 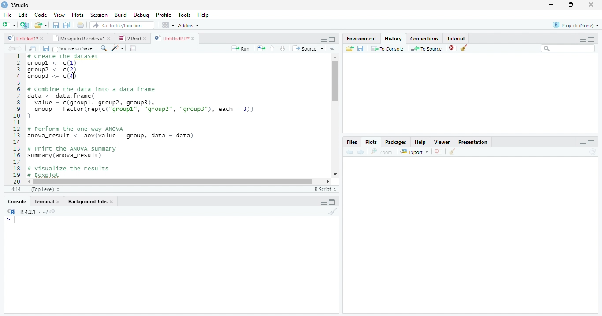 What do you see at coordinates (334, 116) in the screenshot?
I see `Scrollbar` at bounding box center [334, 116].